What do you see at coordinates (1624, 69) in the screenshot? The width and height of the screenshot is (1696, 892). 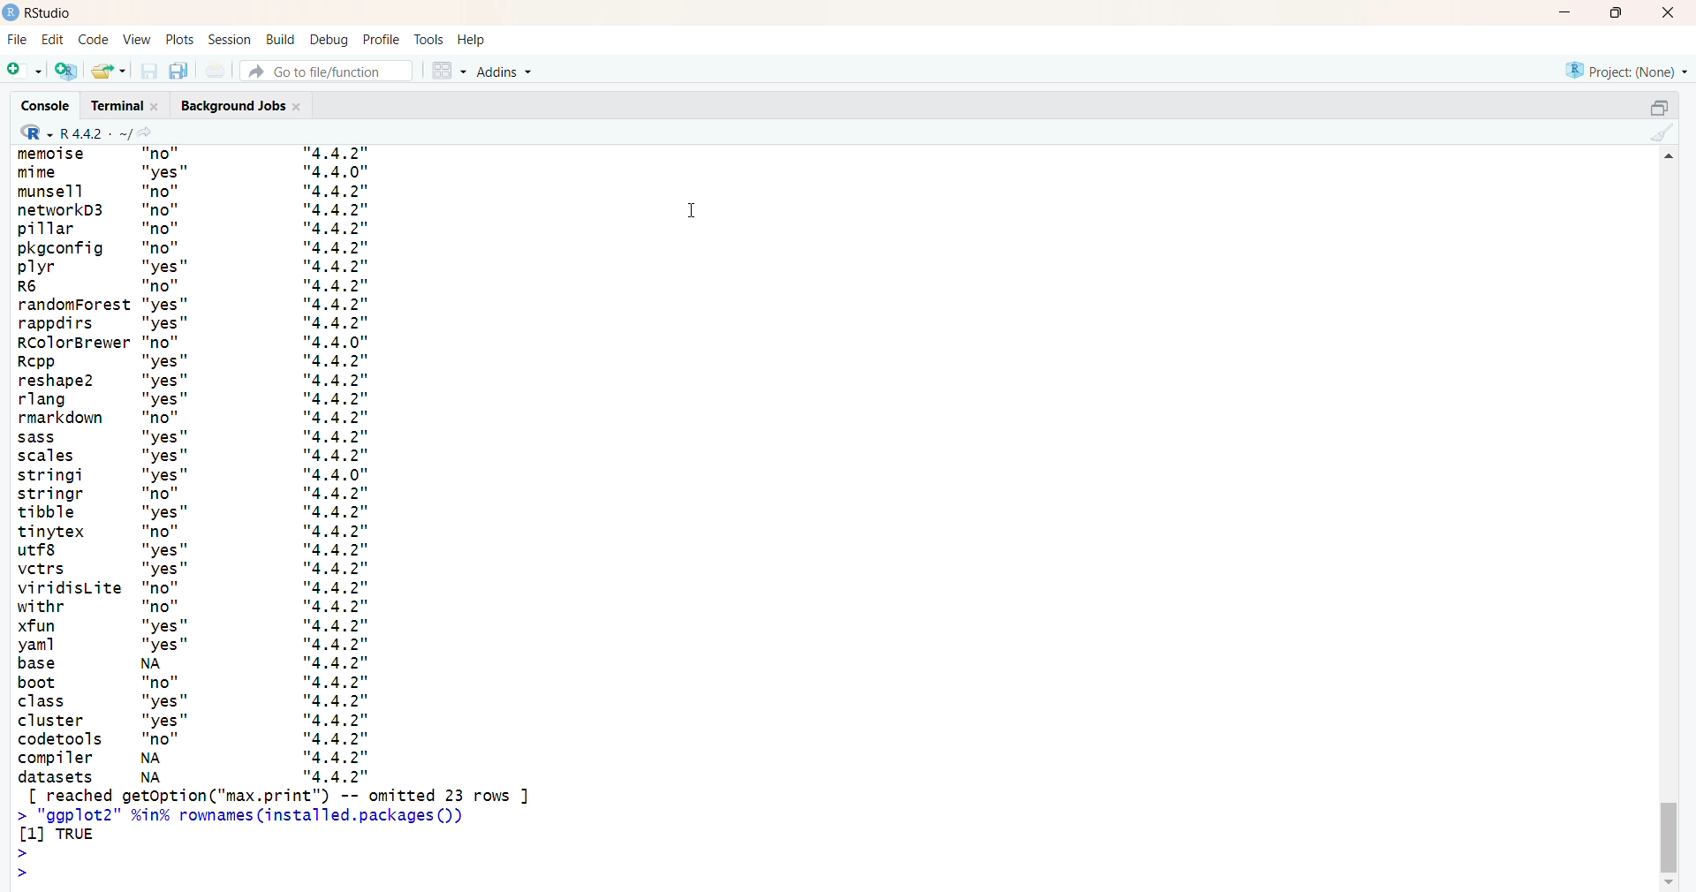 I see `project(none)` at bounding box center [1624, 69].